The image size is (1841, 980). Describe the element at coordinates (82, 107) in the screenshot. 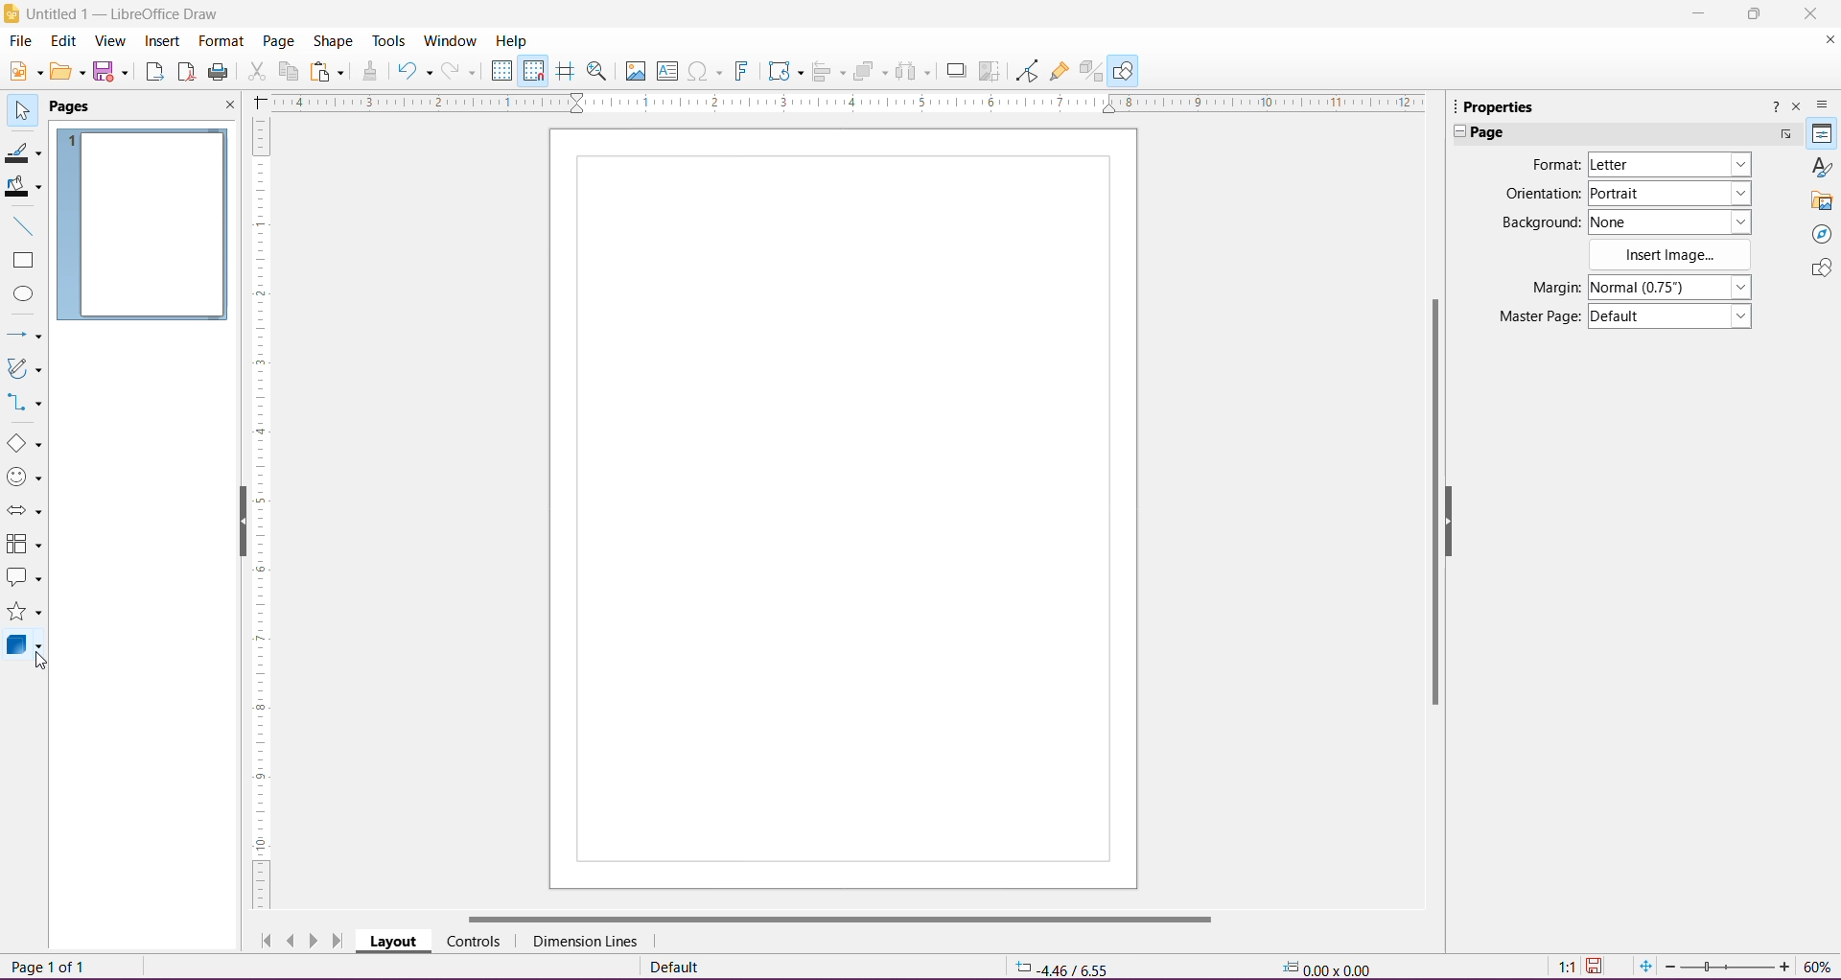

I see `Page` at that location.